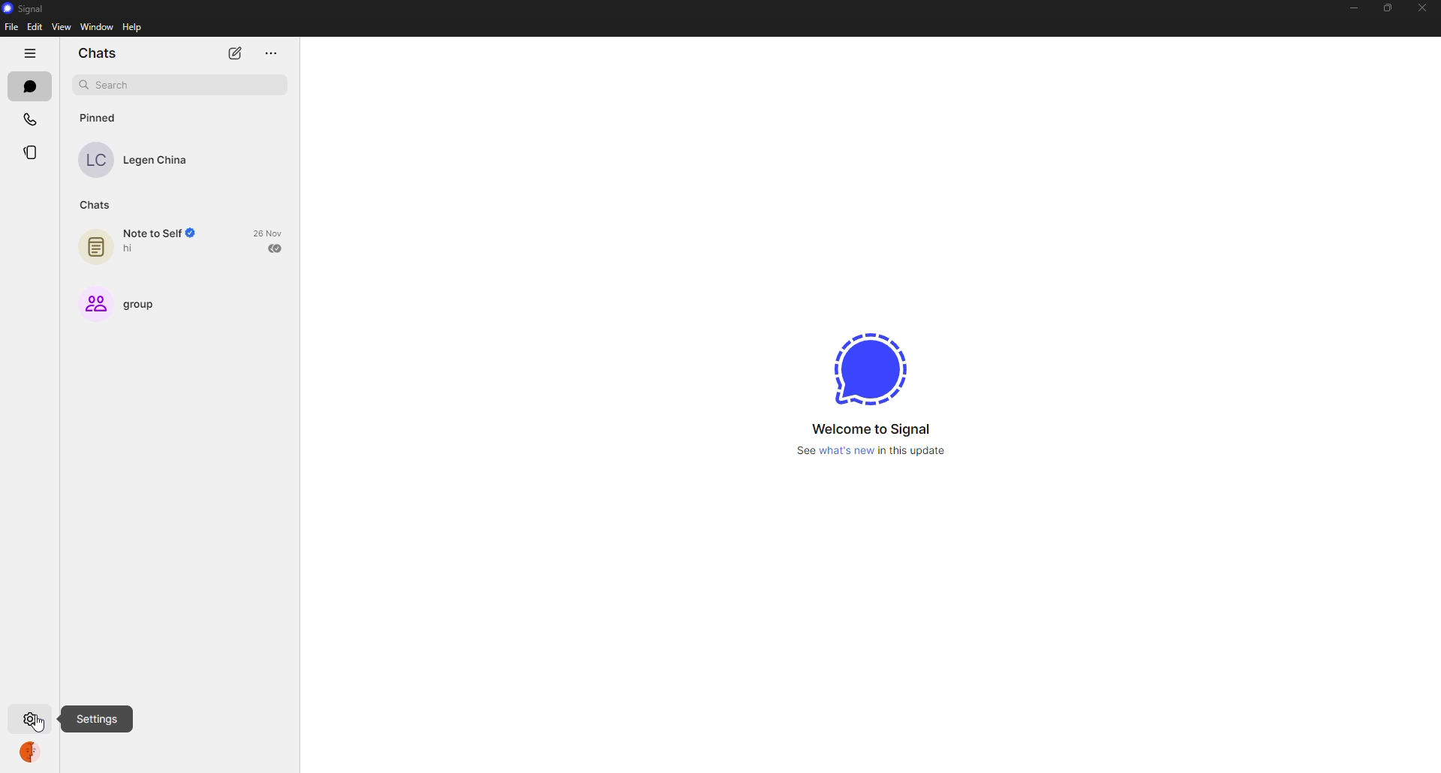  I want to click on maximize, so click(1384, 9).